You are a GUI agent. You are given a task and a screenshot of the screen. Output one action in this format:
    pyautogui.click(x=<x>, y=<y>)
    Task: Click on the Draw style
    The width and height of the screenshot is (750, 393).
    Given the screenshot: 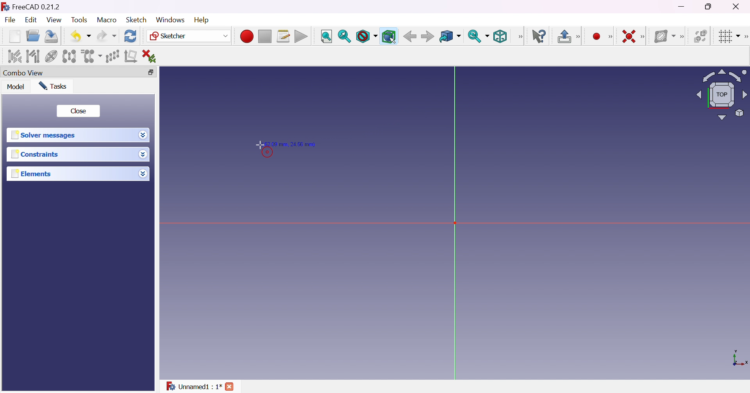 What is the action you would take?
    pyautogui.click(x=366, y=37)
    